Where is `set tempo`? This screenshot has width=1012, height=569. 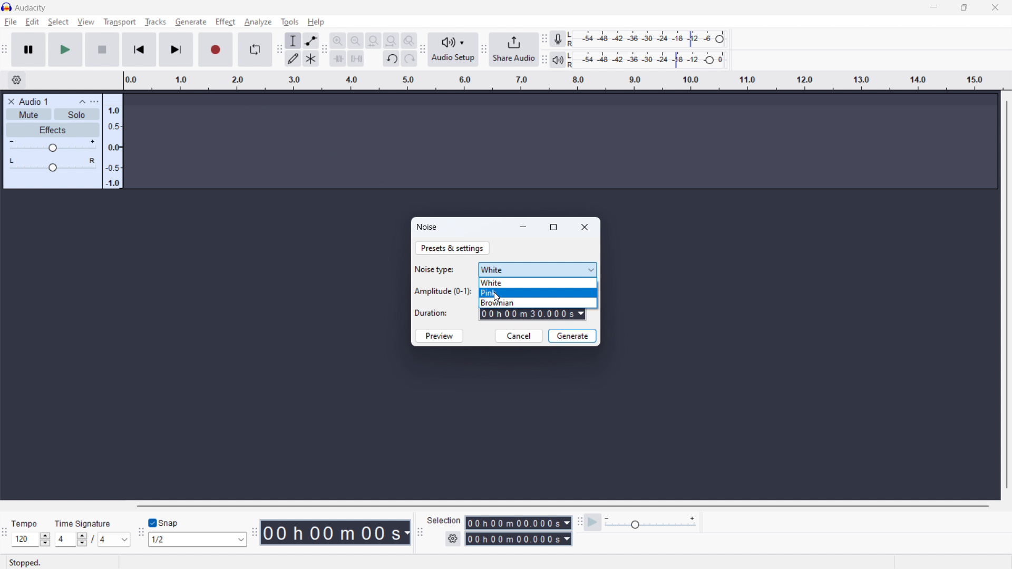
set tempo is located at coordinates (31, 539).